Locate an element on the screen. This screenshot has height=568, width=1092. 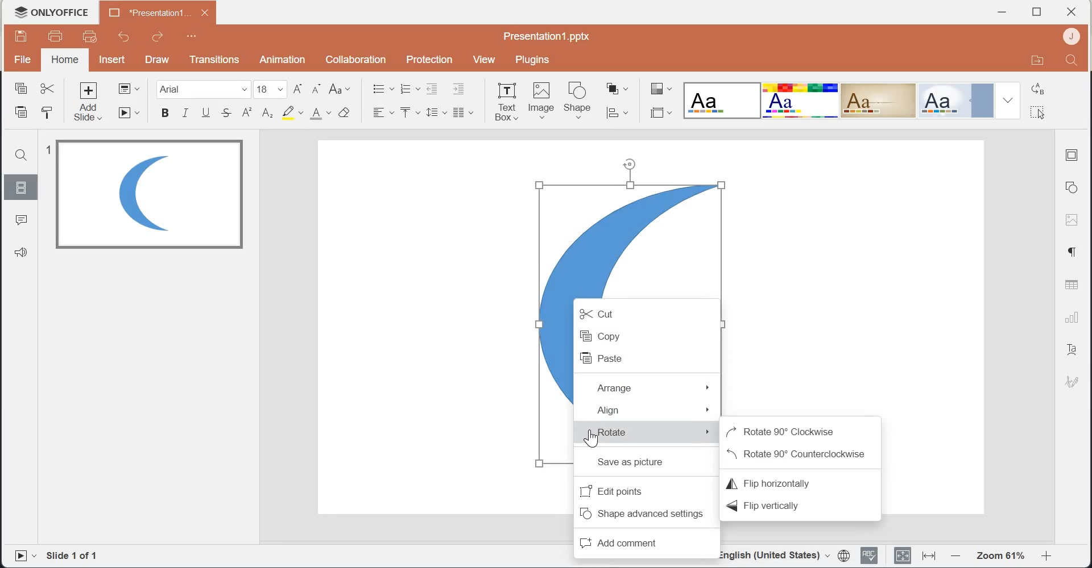
Horizontal Align is located at coordinates (383, 112).